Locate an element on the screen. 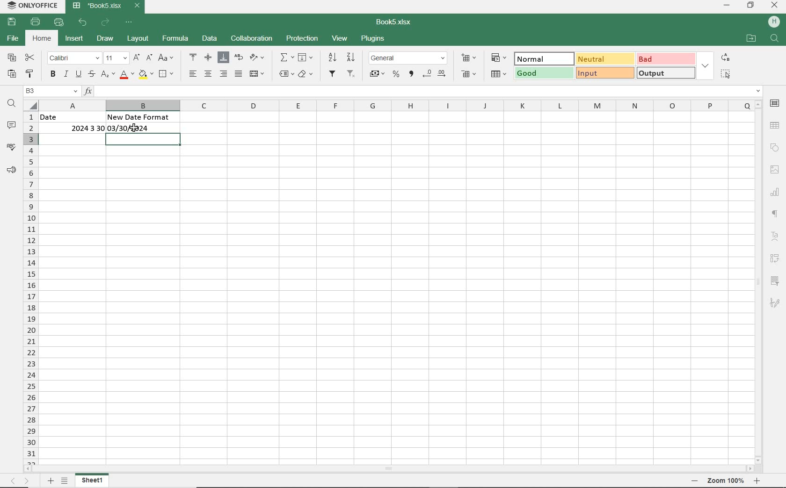 This screenshot has height=488, width=786. INPUT FUNCTION is located at coordinates (423, 91).